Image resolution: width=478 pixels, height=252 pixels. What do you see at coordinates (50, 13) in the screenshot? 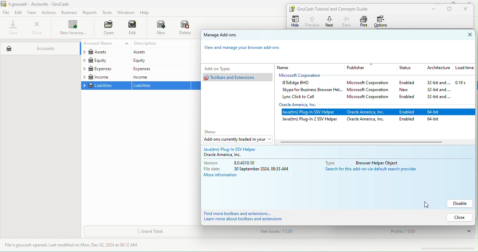
I see `actions` at bounding box center [50, 13].